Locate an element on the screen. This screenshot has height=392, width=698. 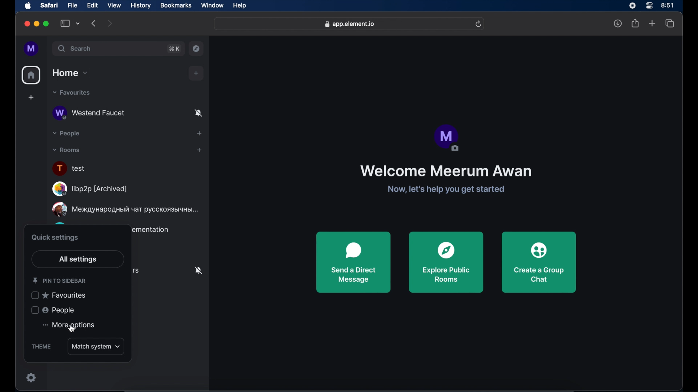
home dropdown is located at coordinates (70, 73).